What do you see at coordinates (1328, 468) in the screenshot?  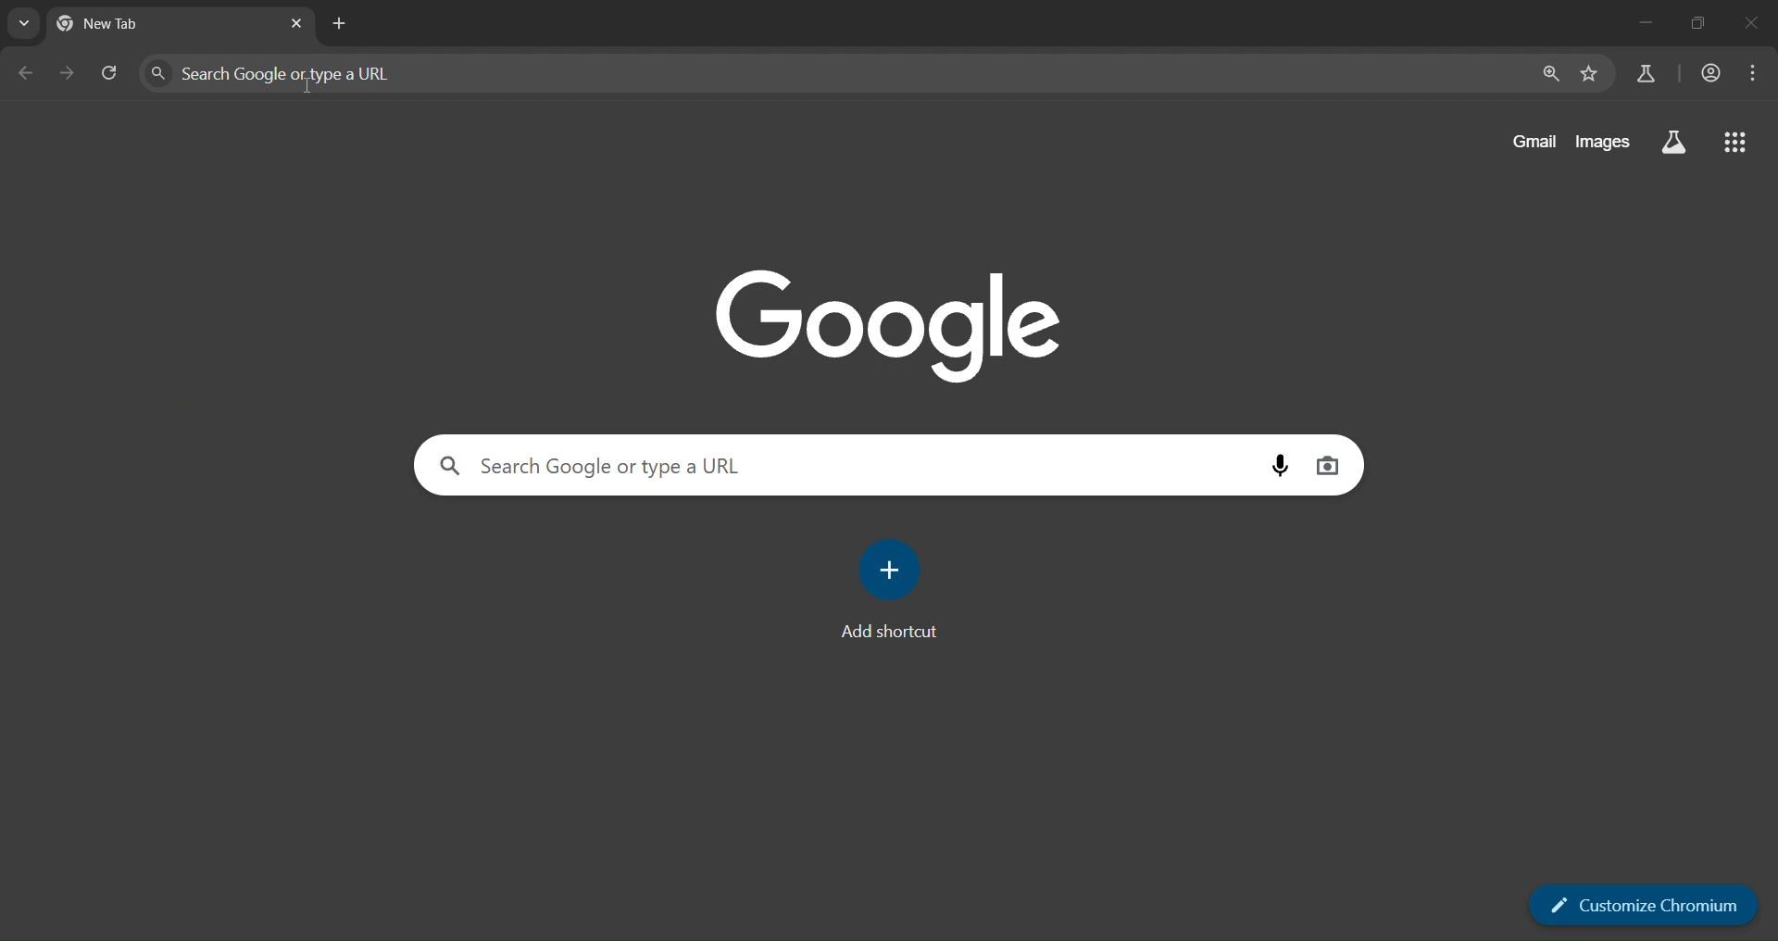 I see `image search` at bounding box center [1328, 468].